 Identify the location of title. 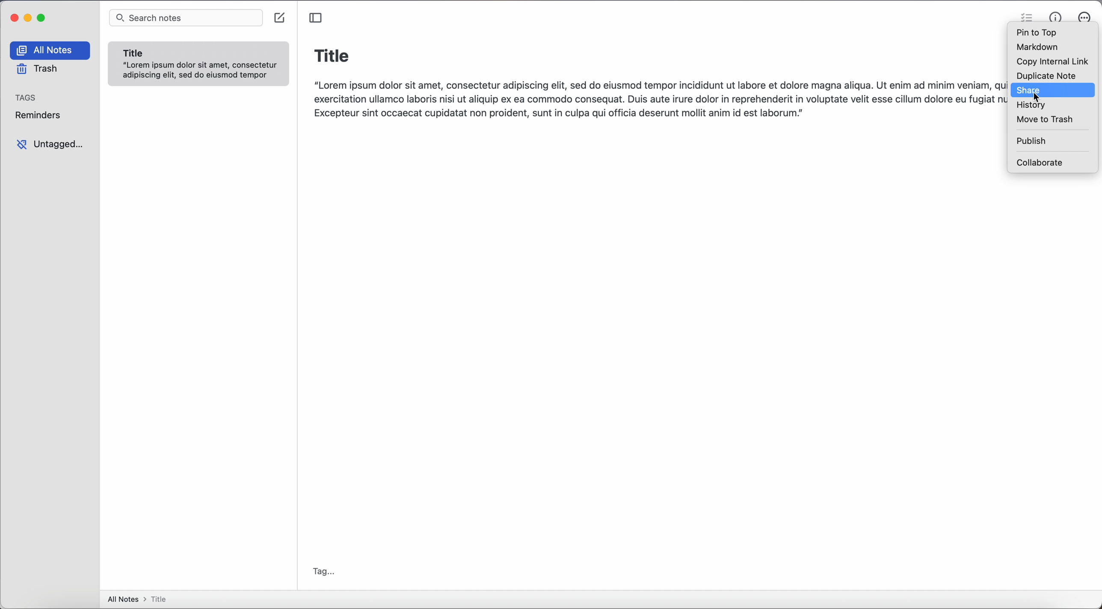
(332, 54).